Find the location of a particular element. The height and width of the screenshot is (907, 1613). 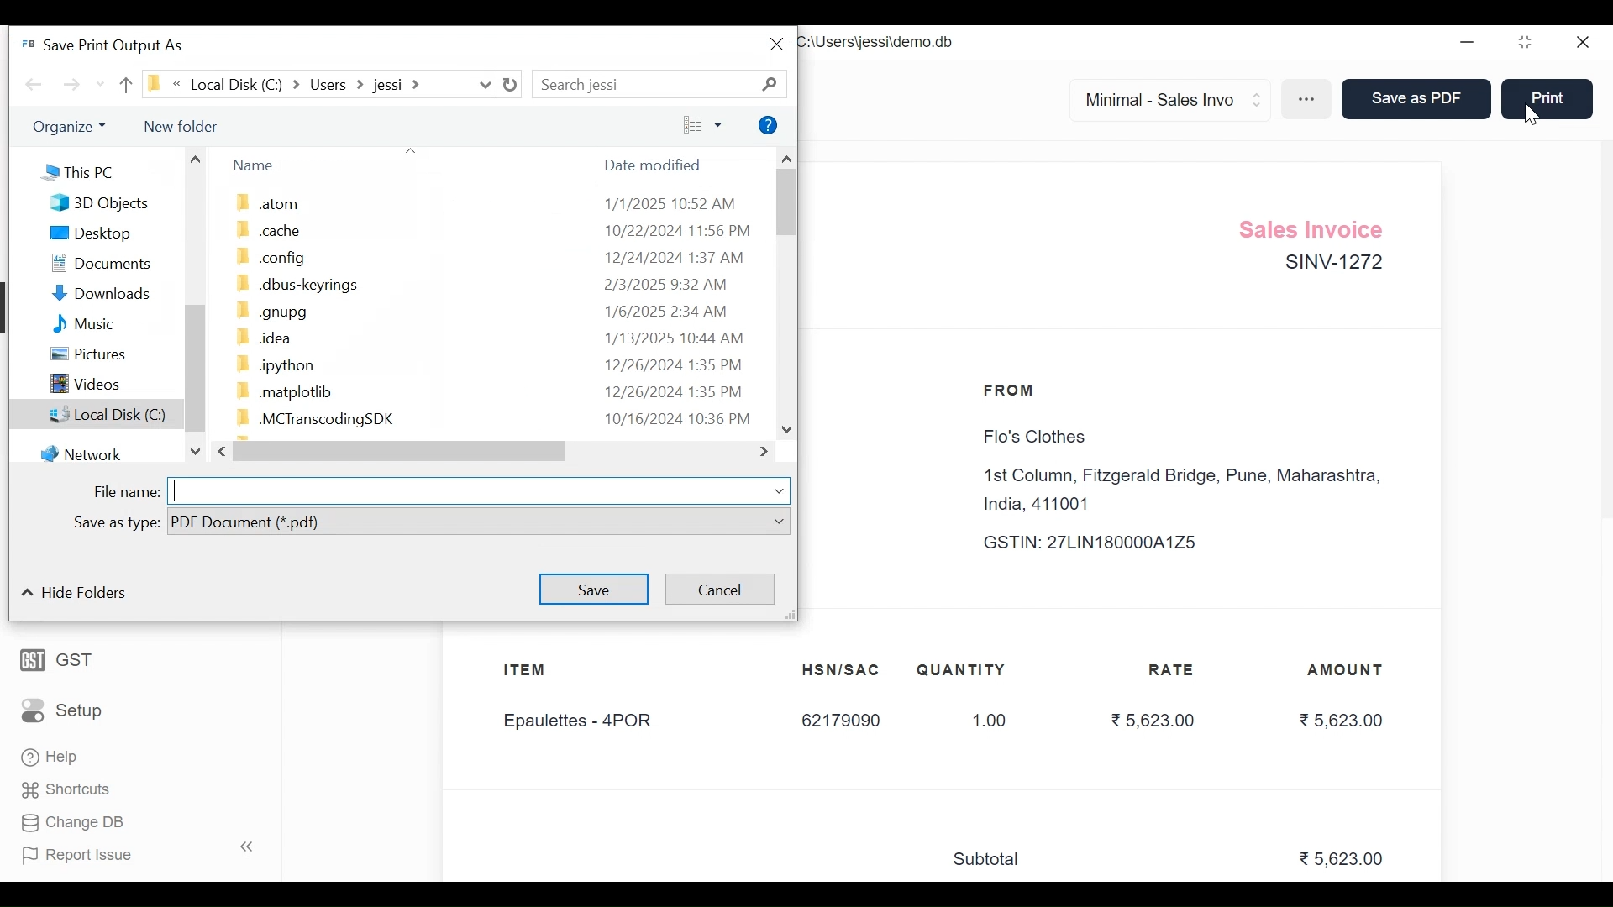

Save as type: is located at coordinates (117, 522).